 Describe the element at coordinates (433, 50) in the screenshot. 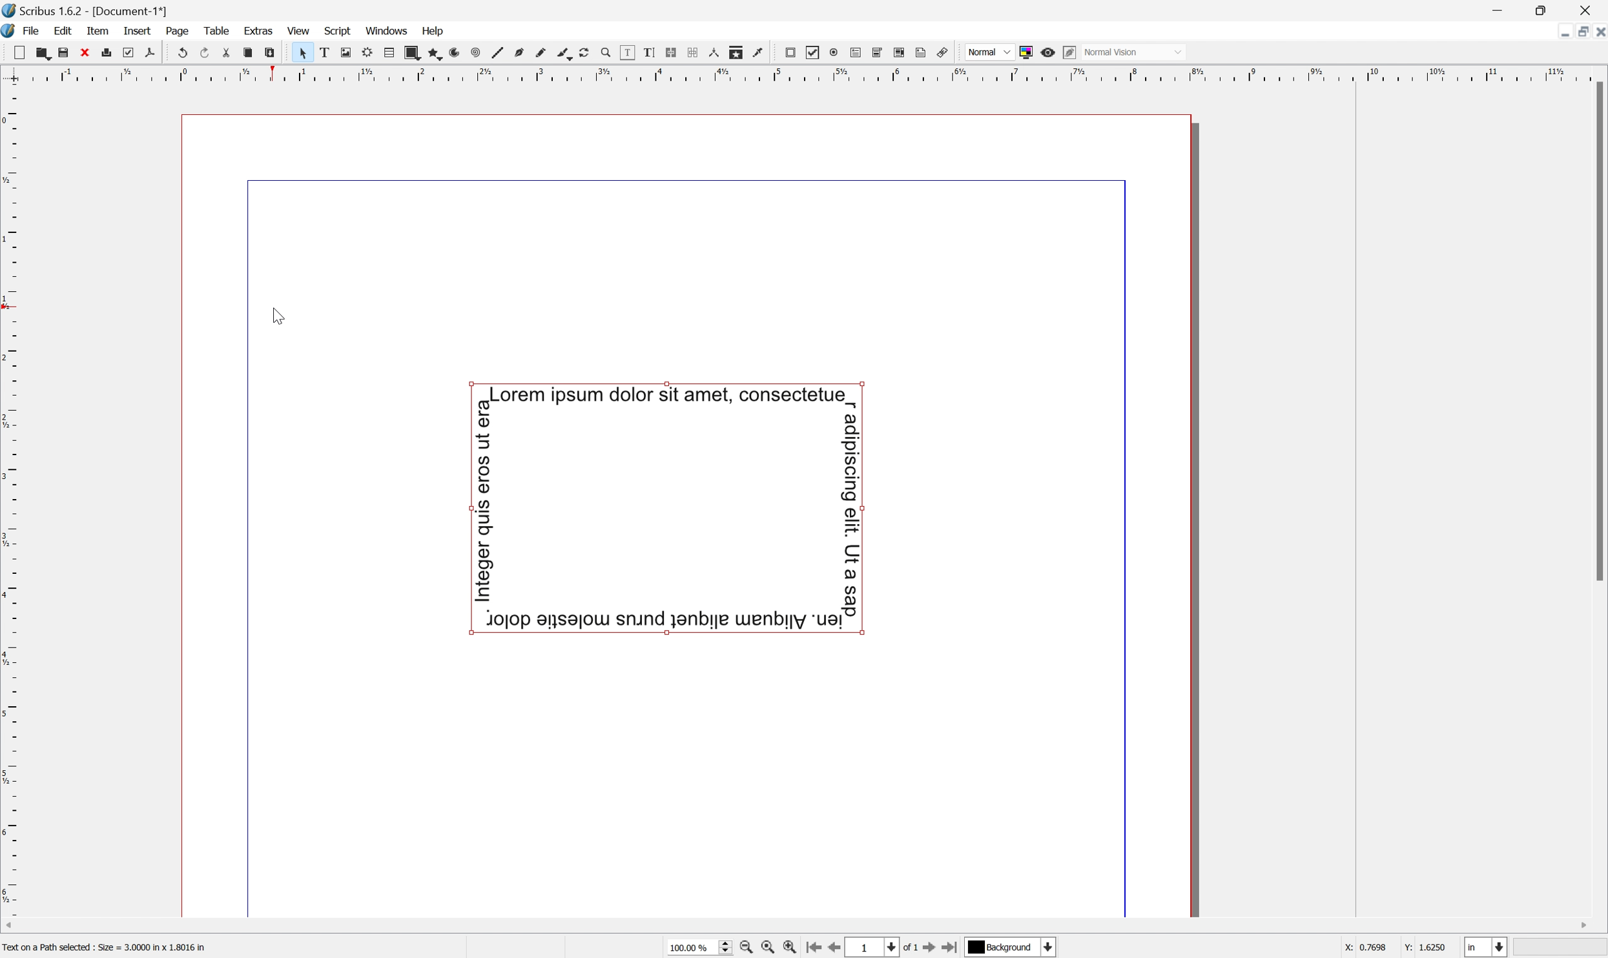

I see `Polygon` at that location.